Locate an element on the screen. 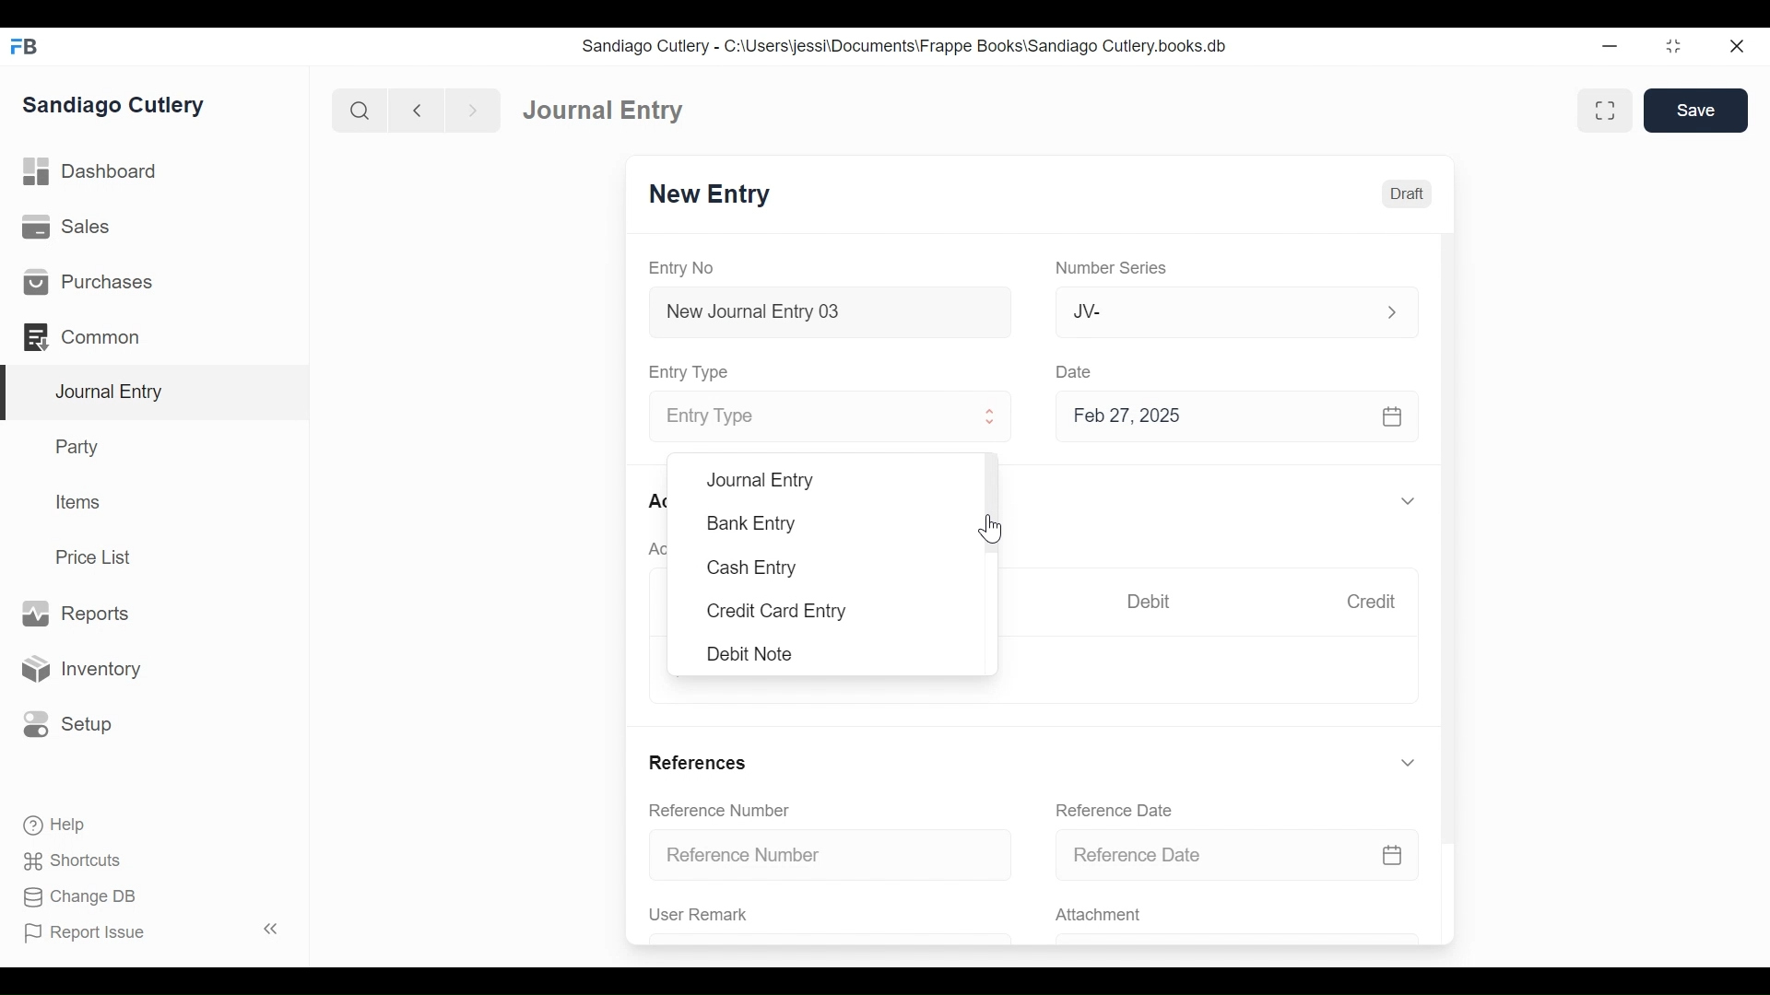  Search is located at coordinates (358, 110).